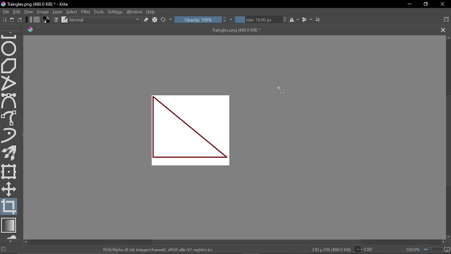 This screenshot has height=254, width=451. I want to click on Preserve alpha, so click(155, 20).